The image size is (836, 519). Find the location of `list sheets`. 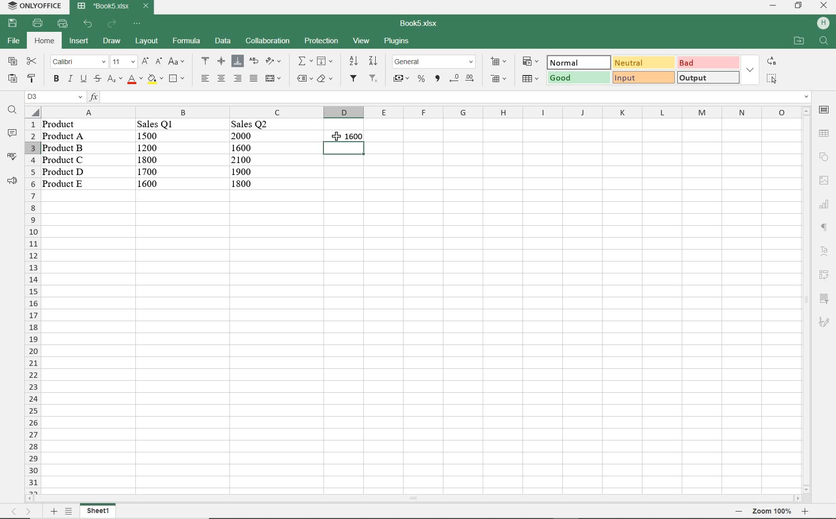

list sheets is located at coordinates (70, 512).